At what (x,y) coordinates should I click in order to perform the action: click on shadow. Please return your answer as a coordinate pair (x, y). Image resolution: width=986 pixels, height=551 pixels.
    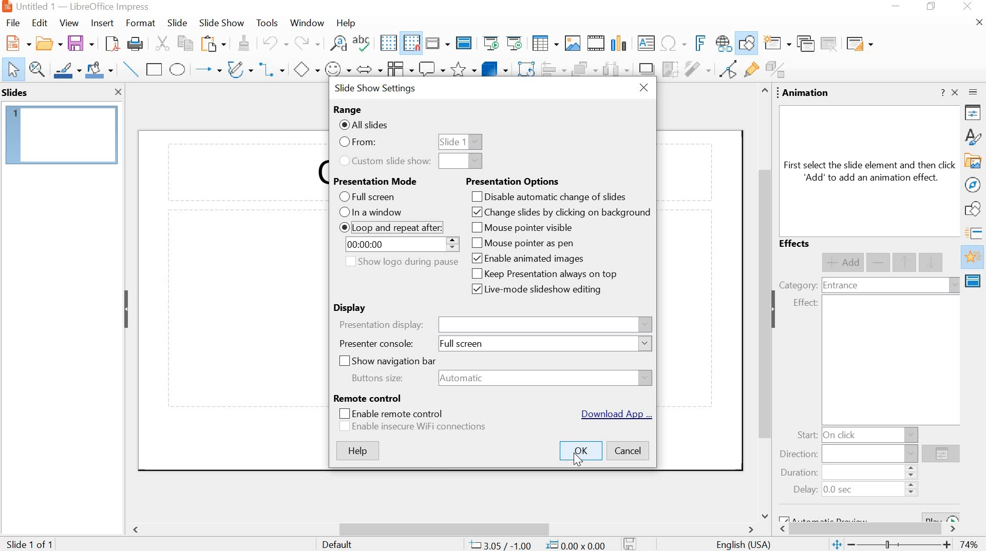
    Looking at the image, I should click on (646, 70).